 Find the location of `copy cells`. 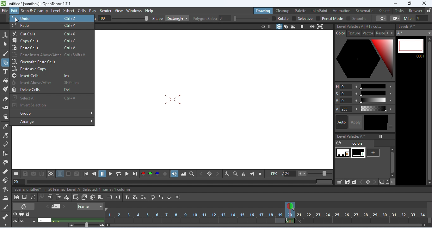

copy cells is located at coordinates (52, 41).